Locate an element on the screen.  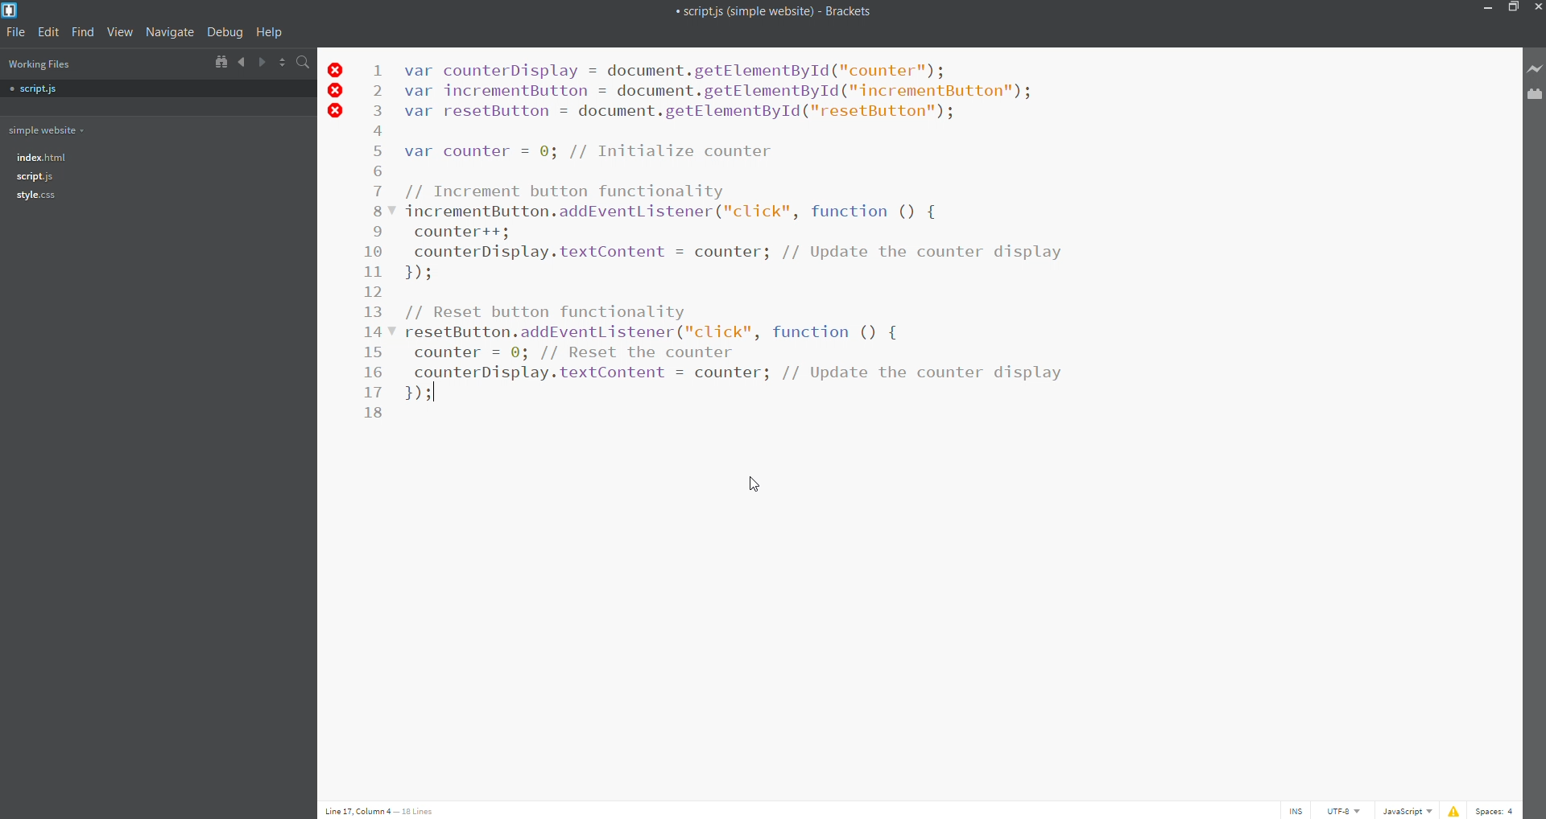
script.js is located at coordinates (39, 90).